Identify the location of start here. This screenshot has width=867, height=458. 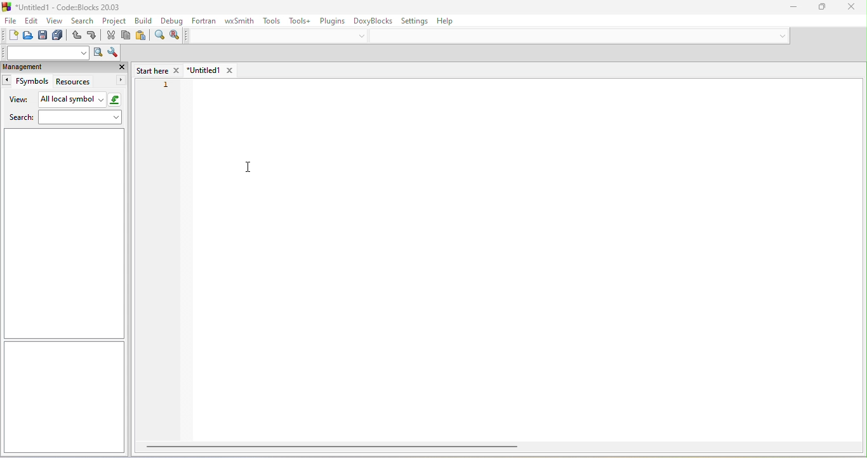
(157, 69).